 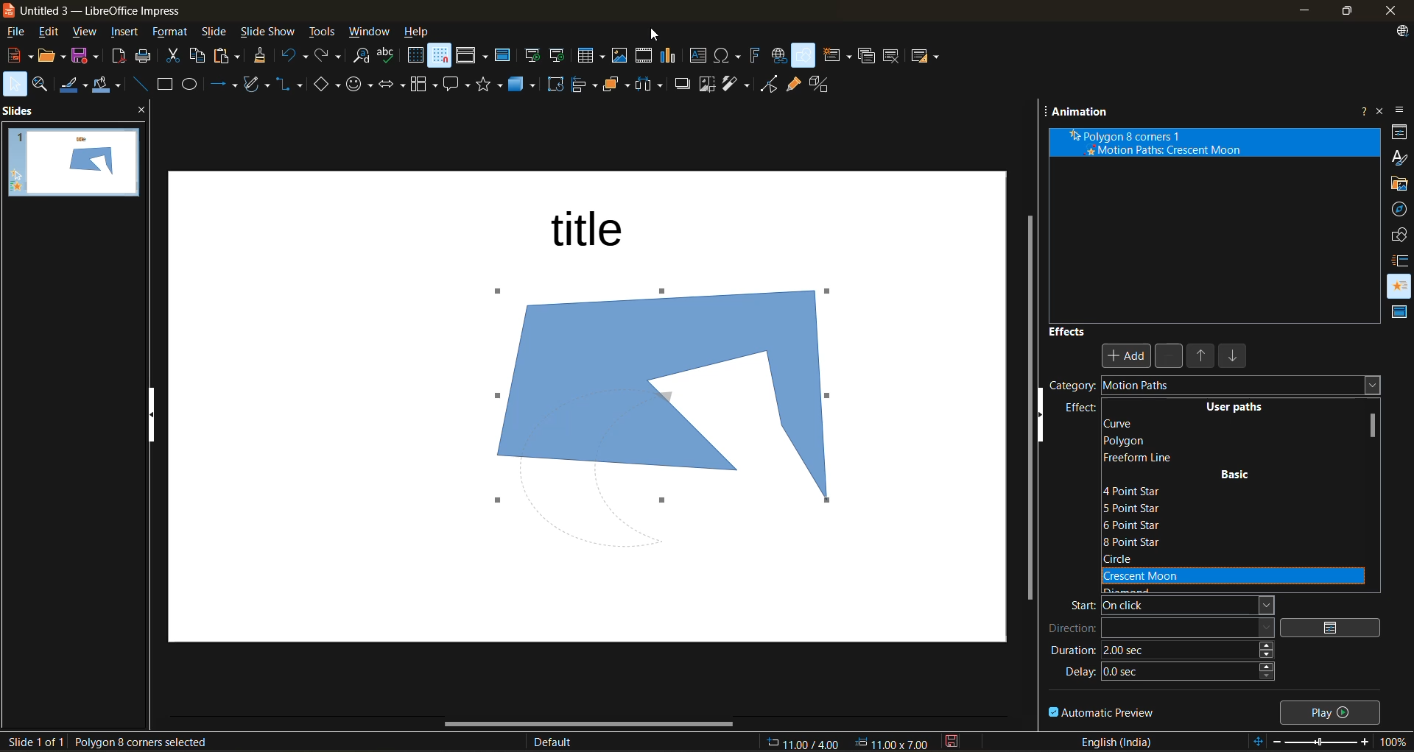 What do you see at coordinates (1401, 210) in the screenshot?
I see `navigator` at bounding box center [1401, 210].